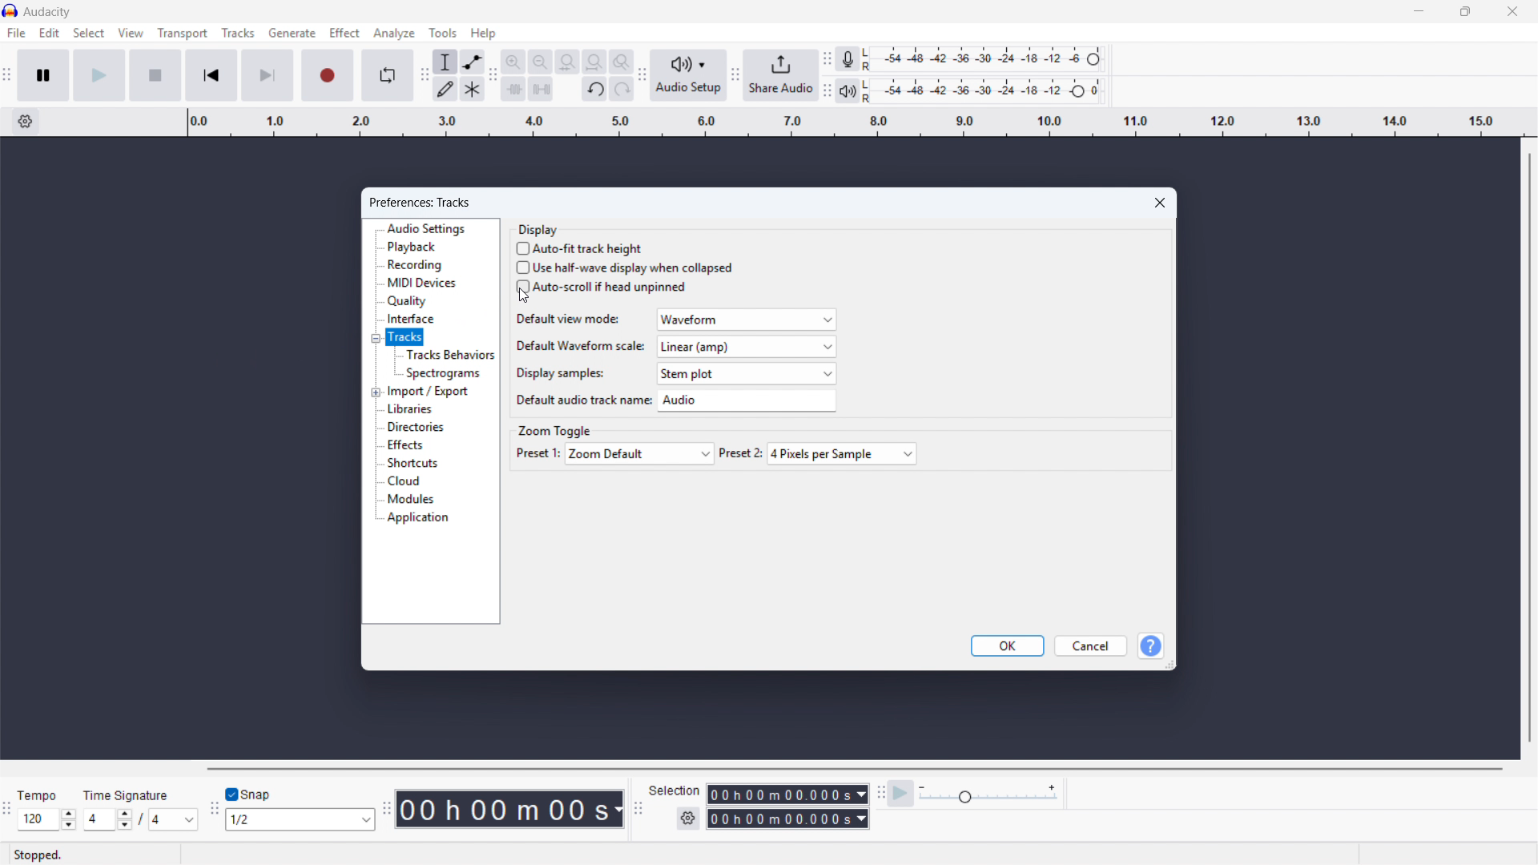 The width and height of the screenshot is (1538, 865). Describe the element at coordinates (413, 462) in the screenshot. I see `shortcuts` at that location.